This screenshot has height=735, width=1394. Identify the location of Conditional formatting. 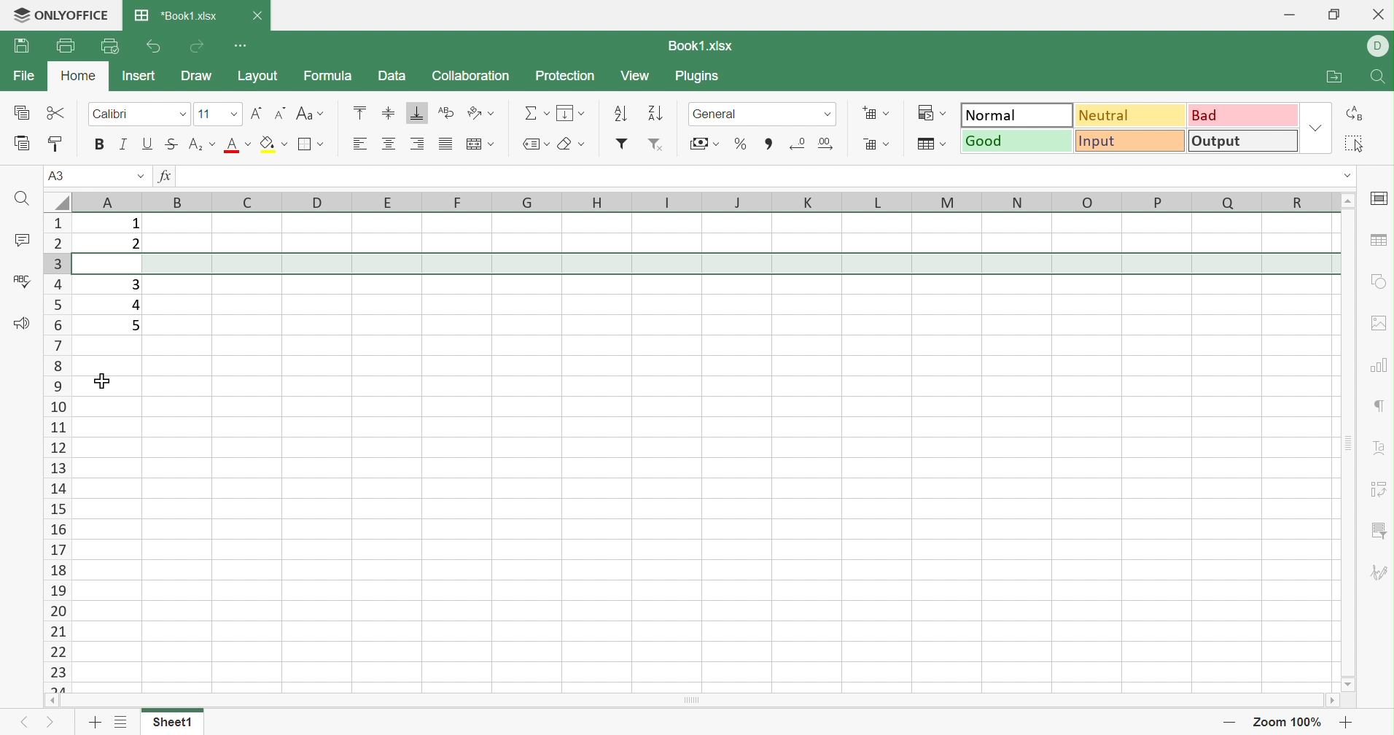
(924, 112).